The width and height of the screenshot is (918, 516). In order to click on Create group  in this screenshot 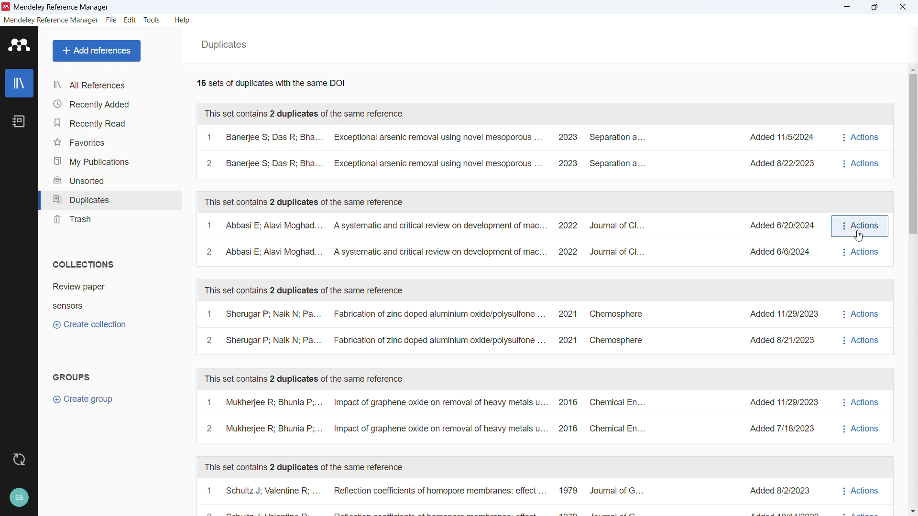, I will do `click(85, 400)`.